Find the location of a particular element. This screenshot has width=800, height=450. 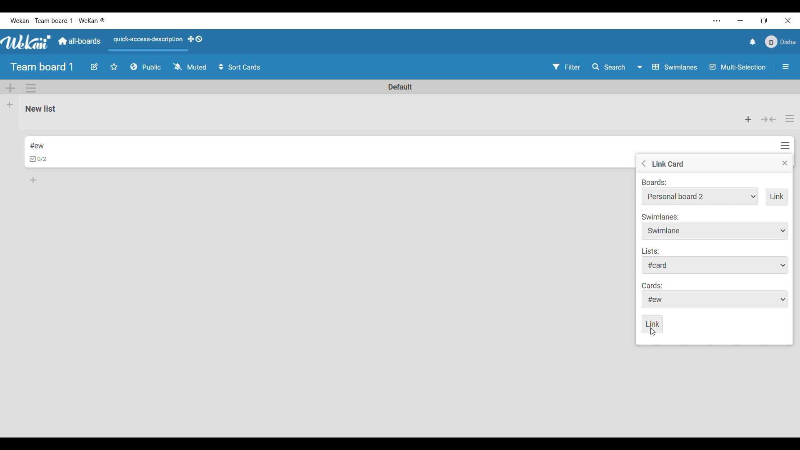

Add link is located at coordinates (777, 197).